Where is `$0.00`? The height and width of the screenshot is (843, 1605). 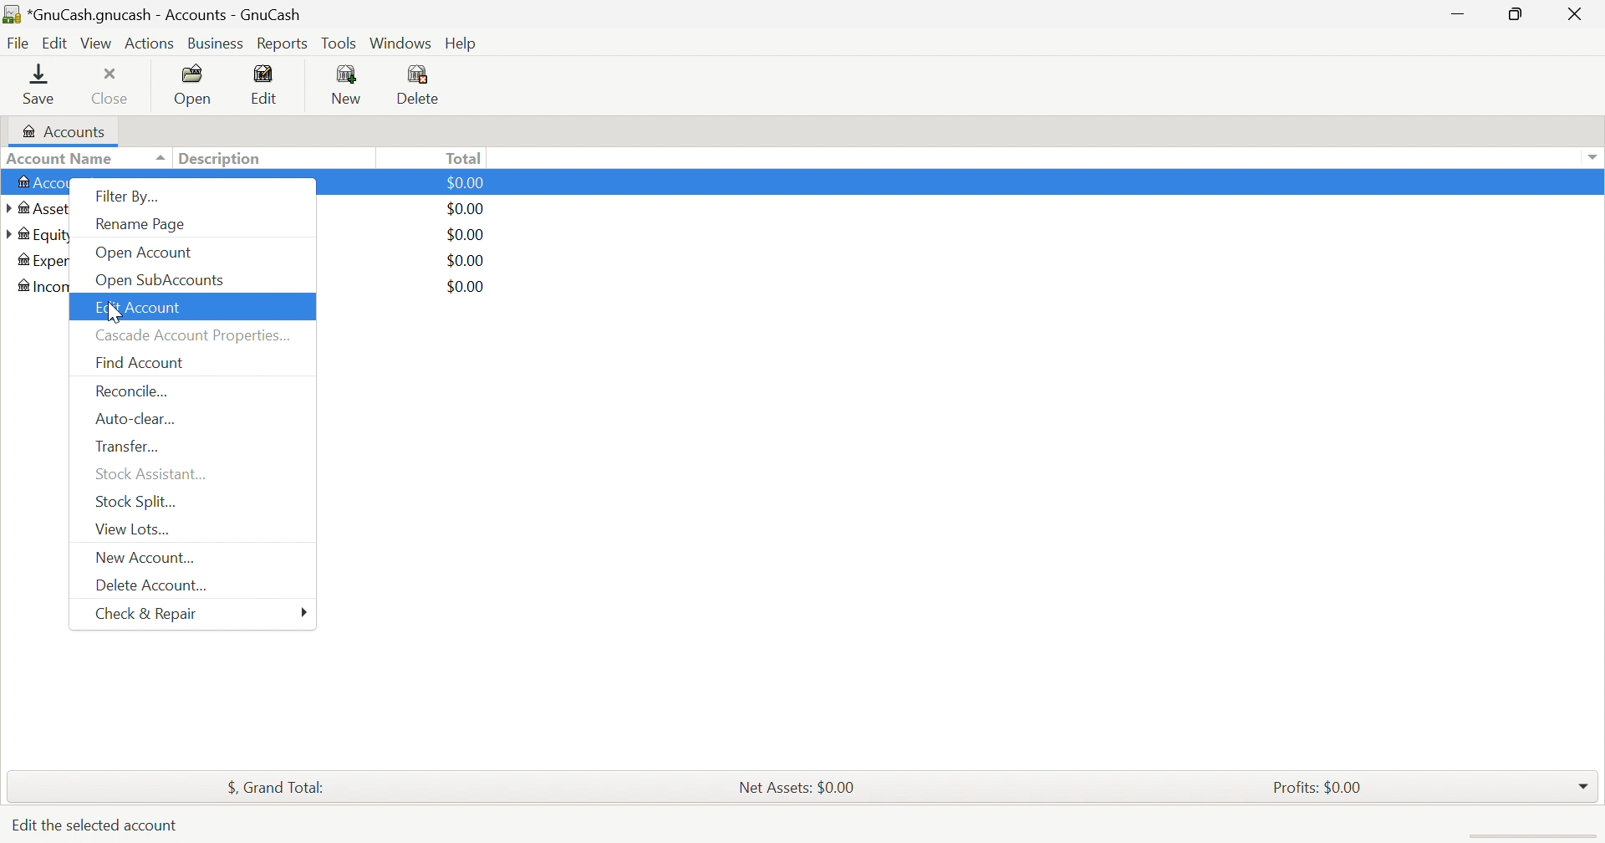 $0.00 is located at coordinates (470, 287).